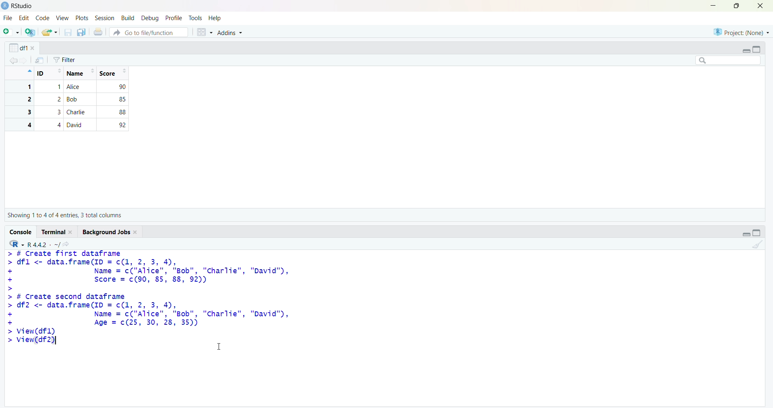 The image size is (773, 408). I want to click on 4 4 David 92, so click(69, 125).